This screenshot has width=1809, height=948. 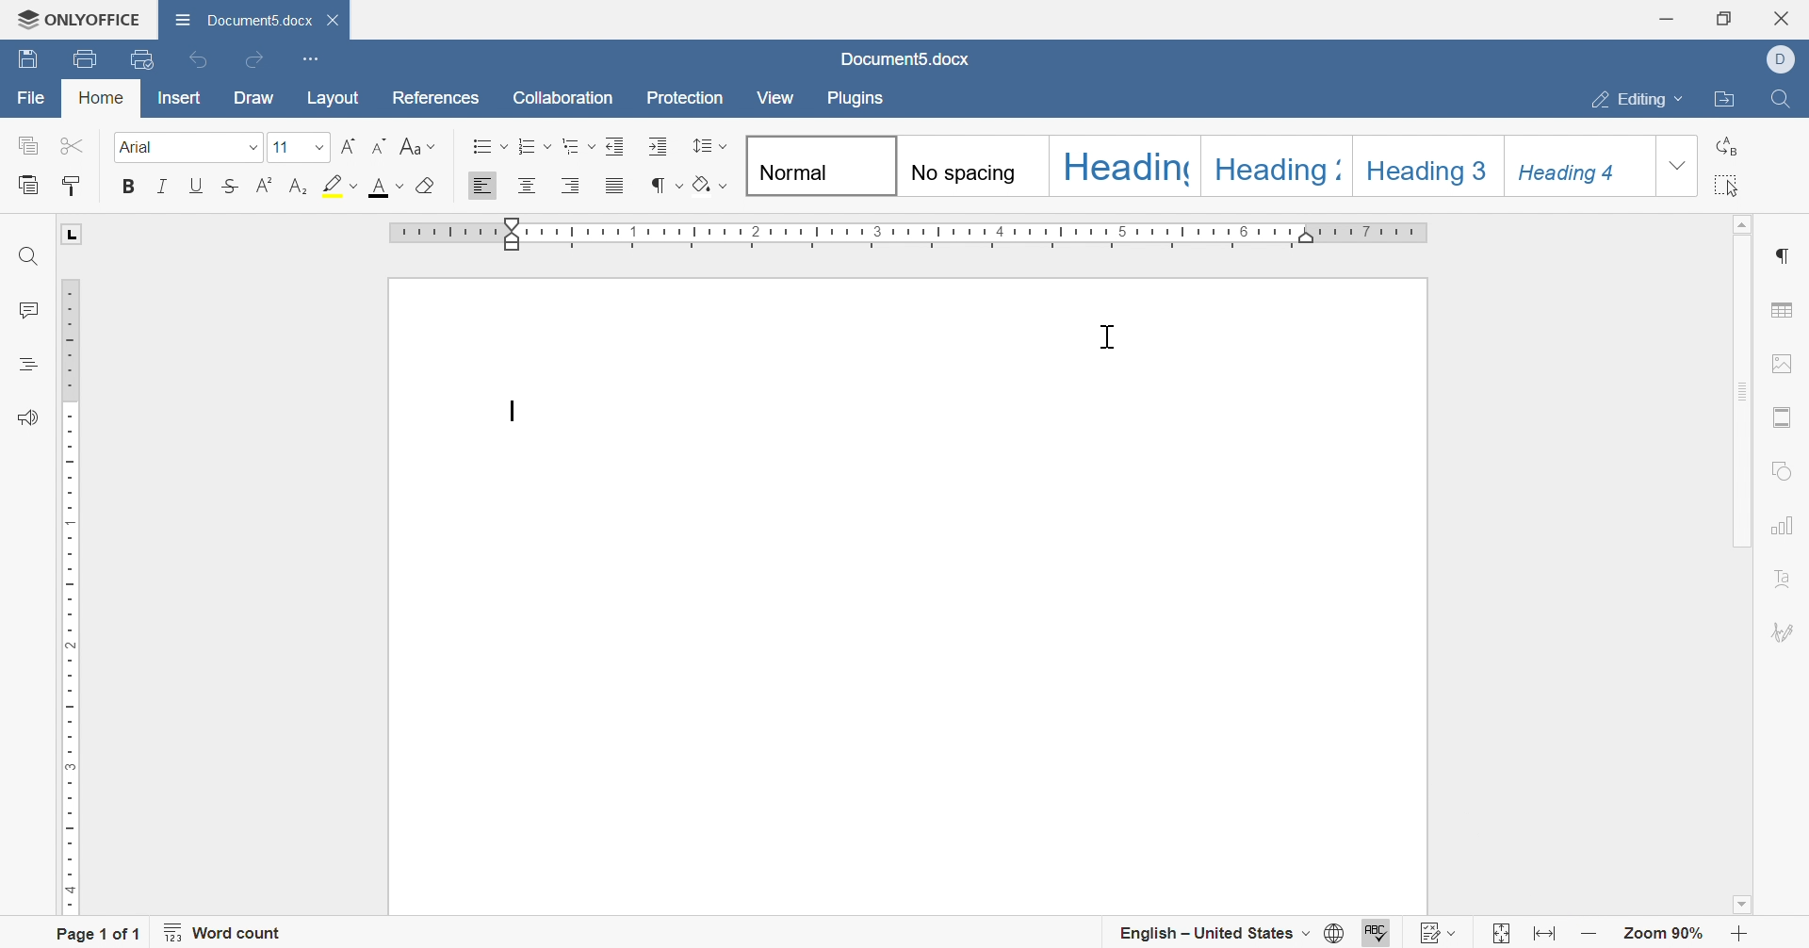 I want to click on quick print, so click(x=143, y=59).